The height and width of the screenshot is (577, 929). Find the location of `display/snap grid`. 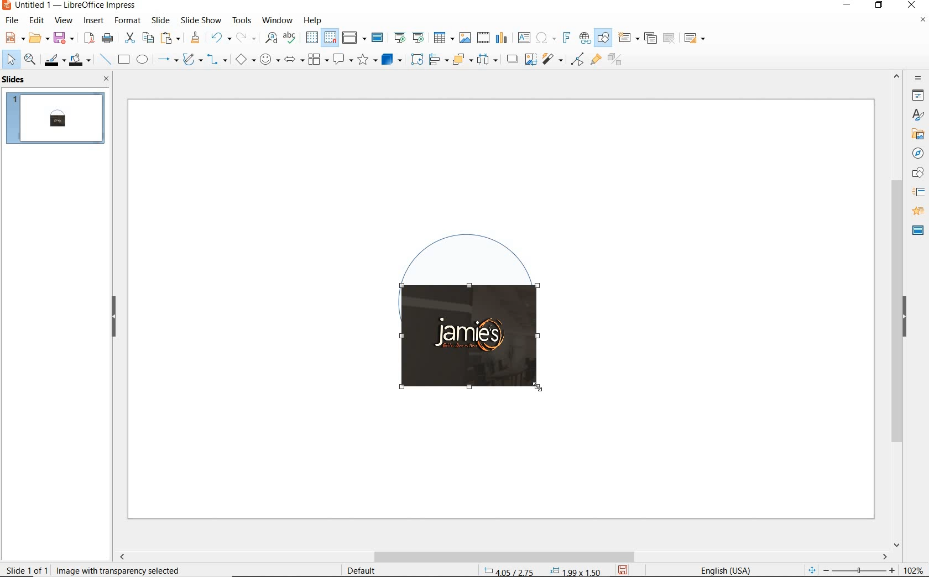

display/snap grid is located at coordinates (320, 38).